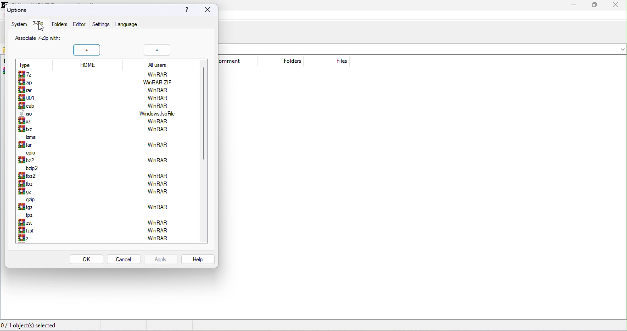 Image resolution: width=627 pixels, height=331 pixels. Describe the element at coordinates (157, 50) in the screenshot. I see `+` at that location.